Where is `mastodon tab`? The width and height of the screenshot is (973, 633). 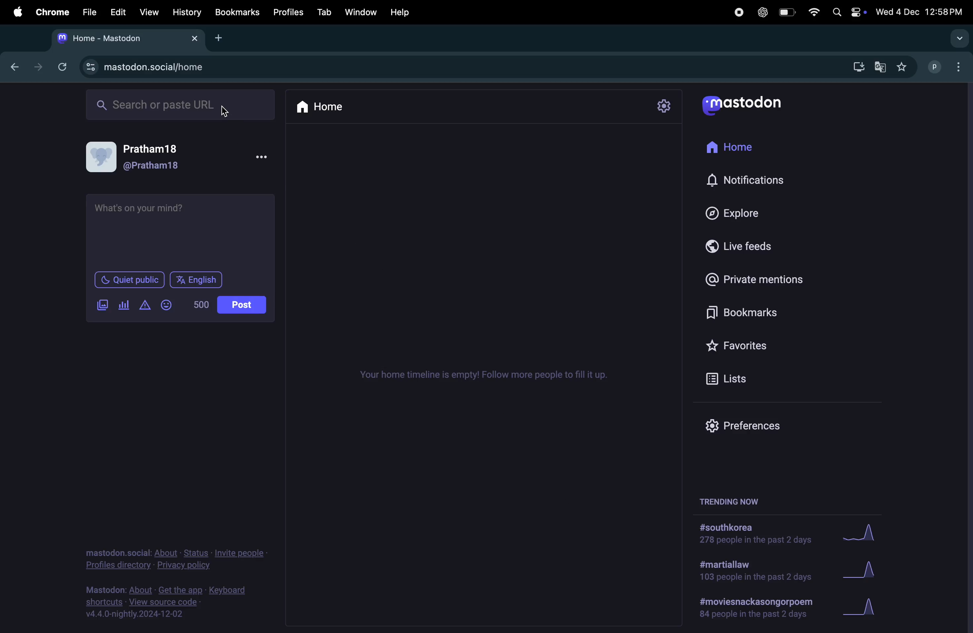
mastodon tab is located at coordinates (130, 38).